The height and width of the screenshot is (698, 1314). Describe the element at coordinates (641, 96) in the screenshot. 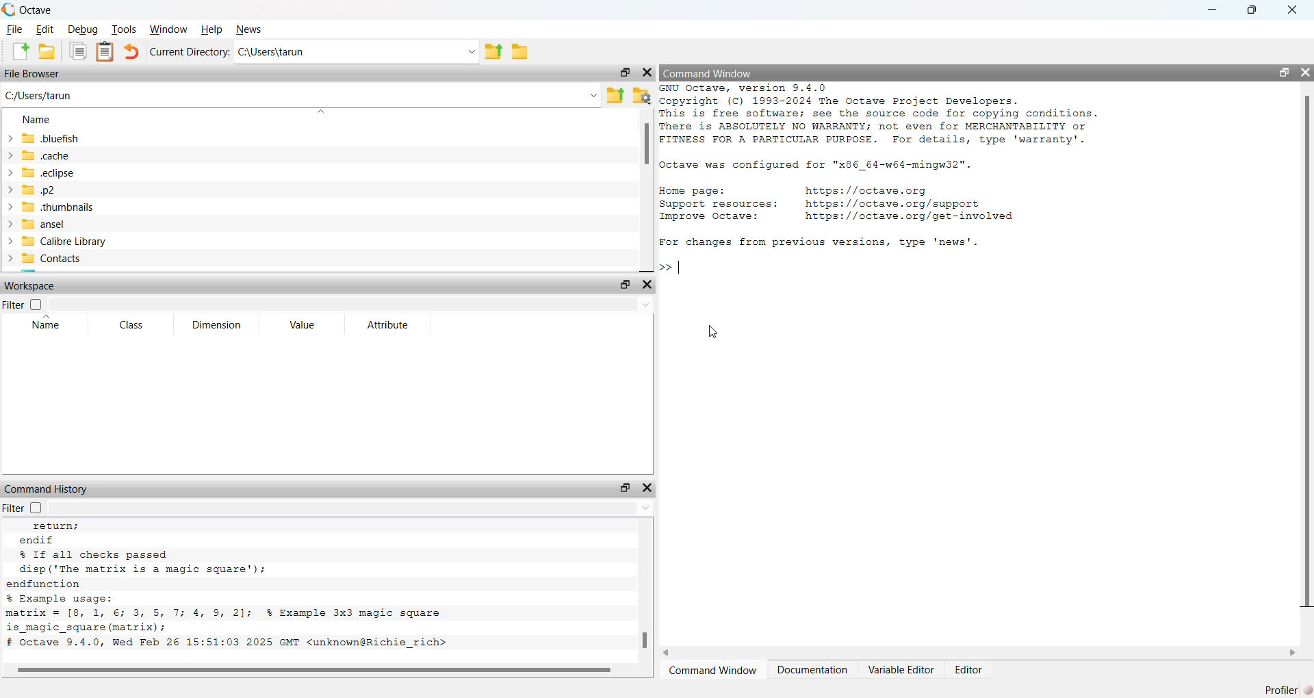

I see `Folder settings` at that location.